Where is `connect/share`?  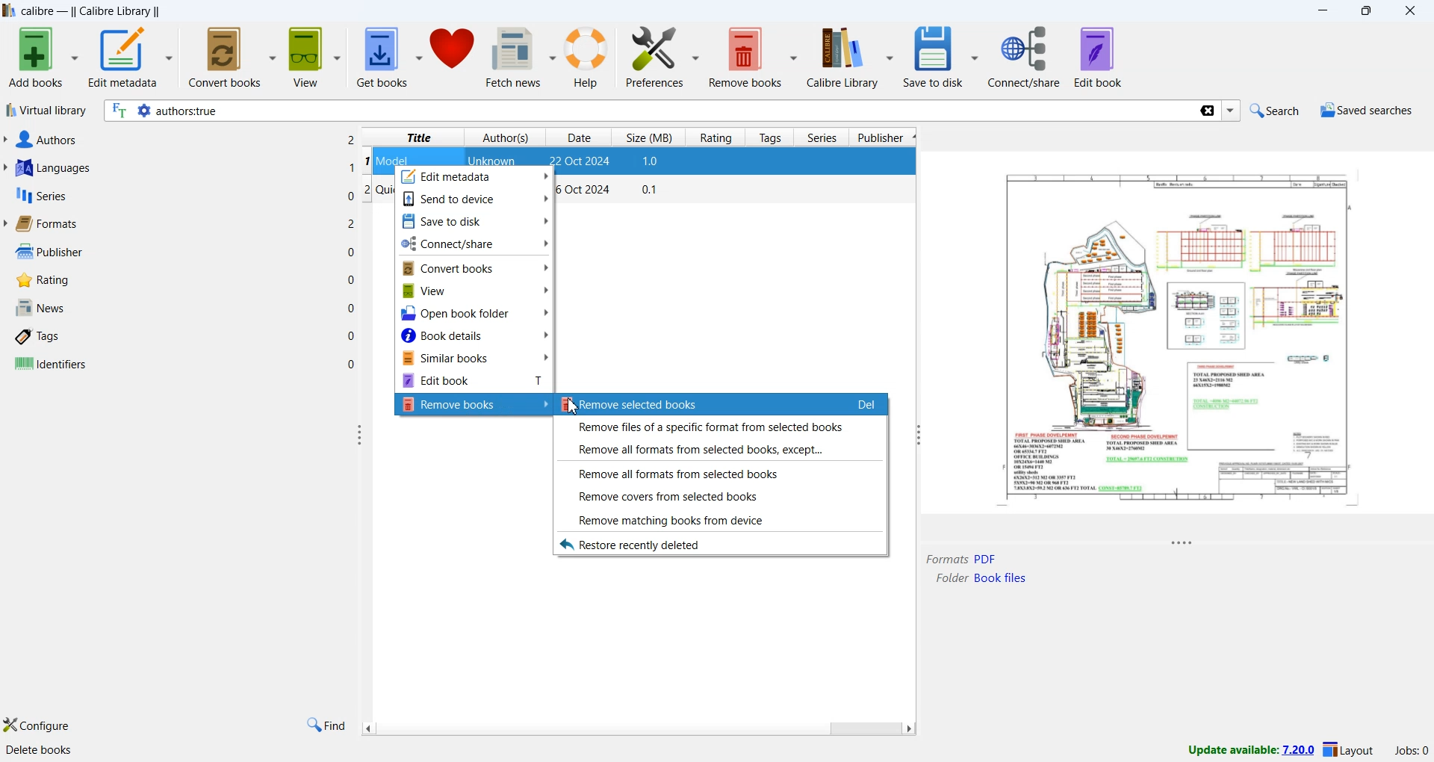
connect/share is located at coordinates (1027, 57).